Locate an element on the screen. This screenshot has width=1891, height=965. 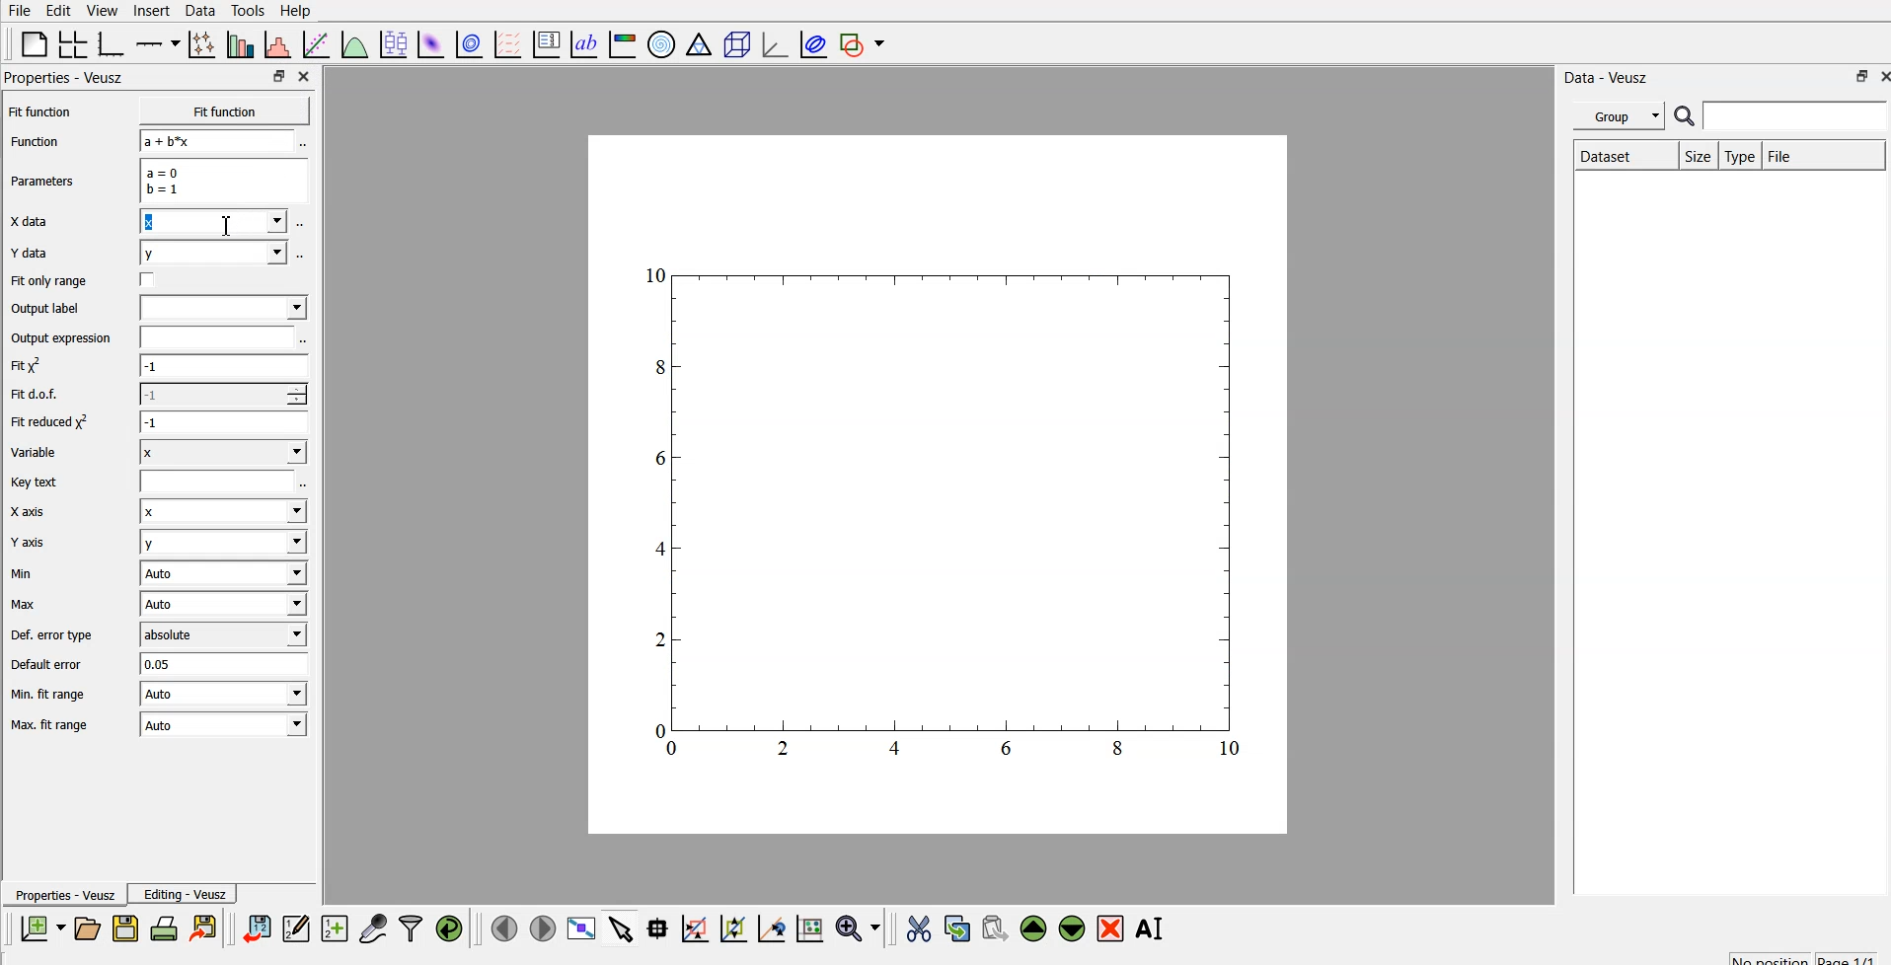
 is located at coordinates (225, 512).